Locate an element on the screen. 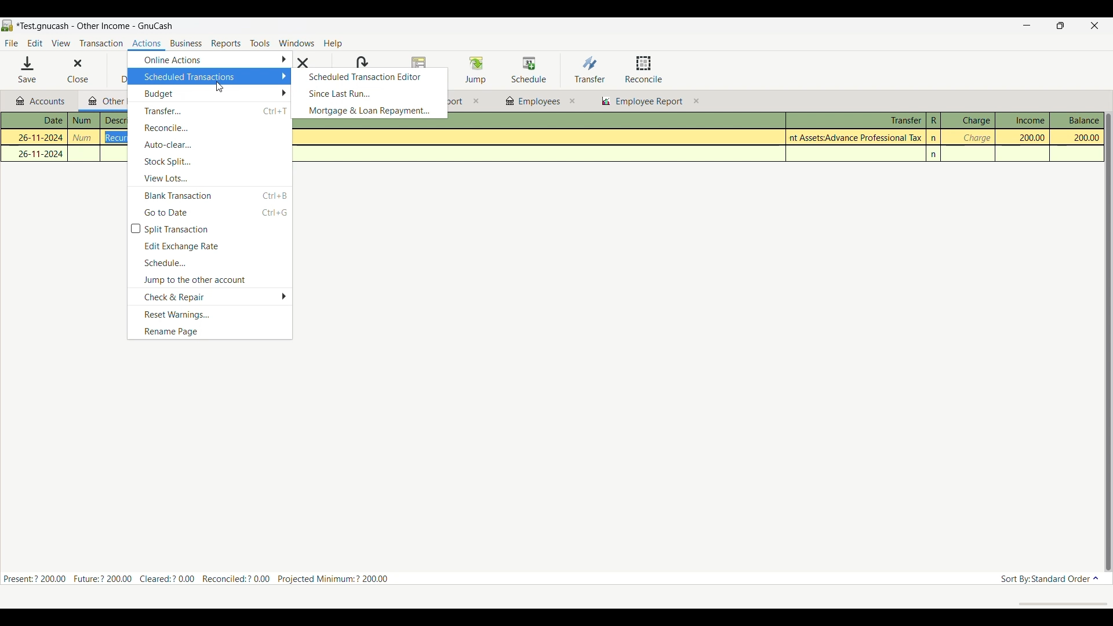  Schedule is located at coordinates (210, 263).